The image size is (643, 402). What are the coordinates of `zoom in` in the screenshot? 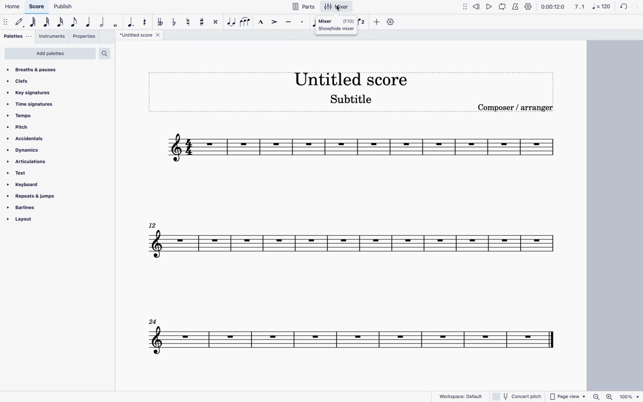 It's located at (609, 396).